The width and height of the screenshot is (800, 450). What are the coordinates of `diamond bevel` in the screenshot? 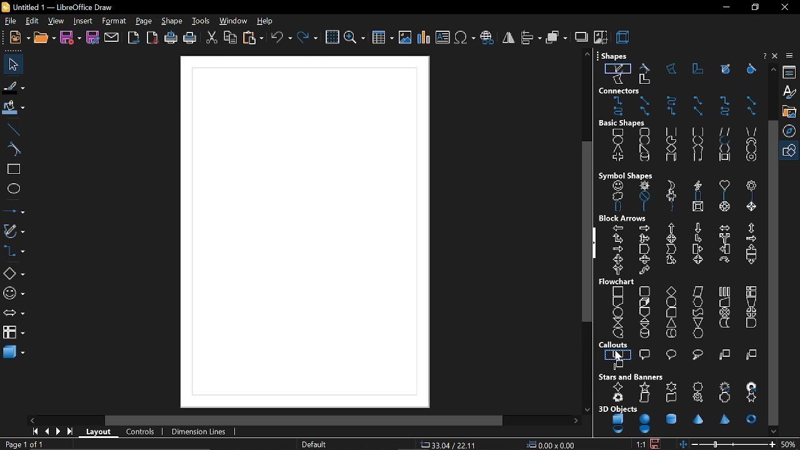 It's located at (751, 207).